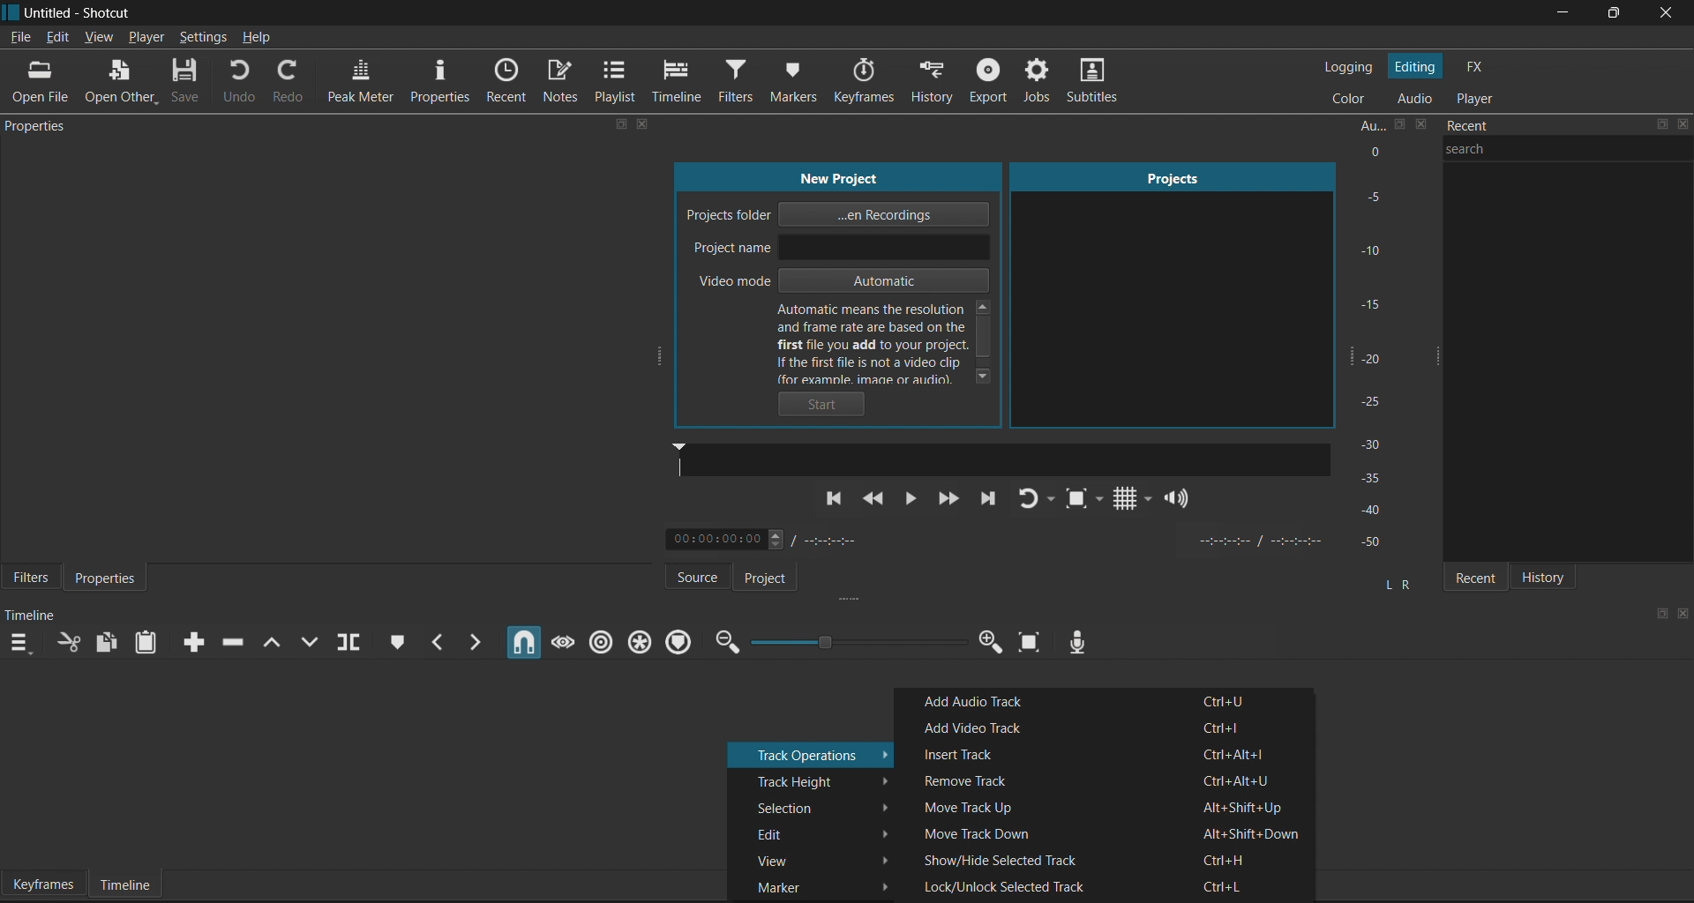 The width and height of the screenshot is (1694, 903). What do you see at coordinates (813, 806) in the screenshot?
I see `Selection` at bounding box center [813, 806].